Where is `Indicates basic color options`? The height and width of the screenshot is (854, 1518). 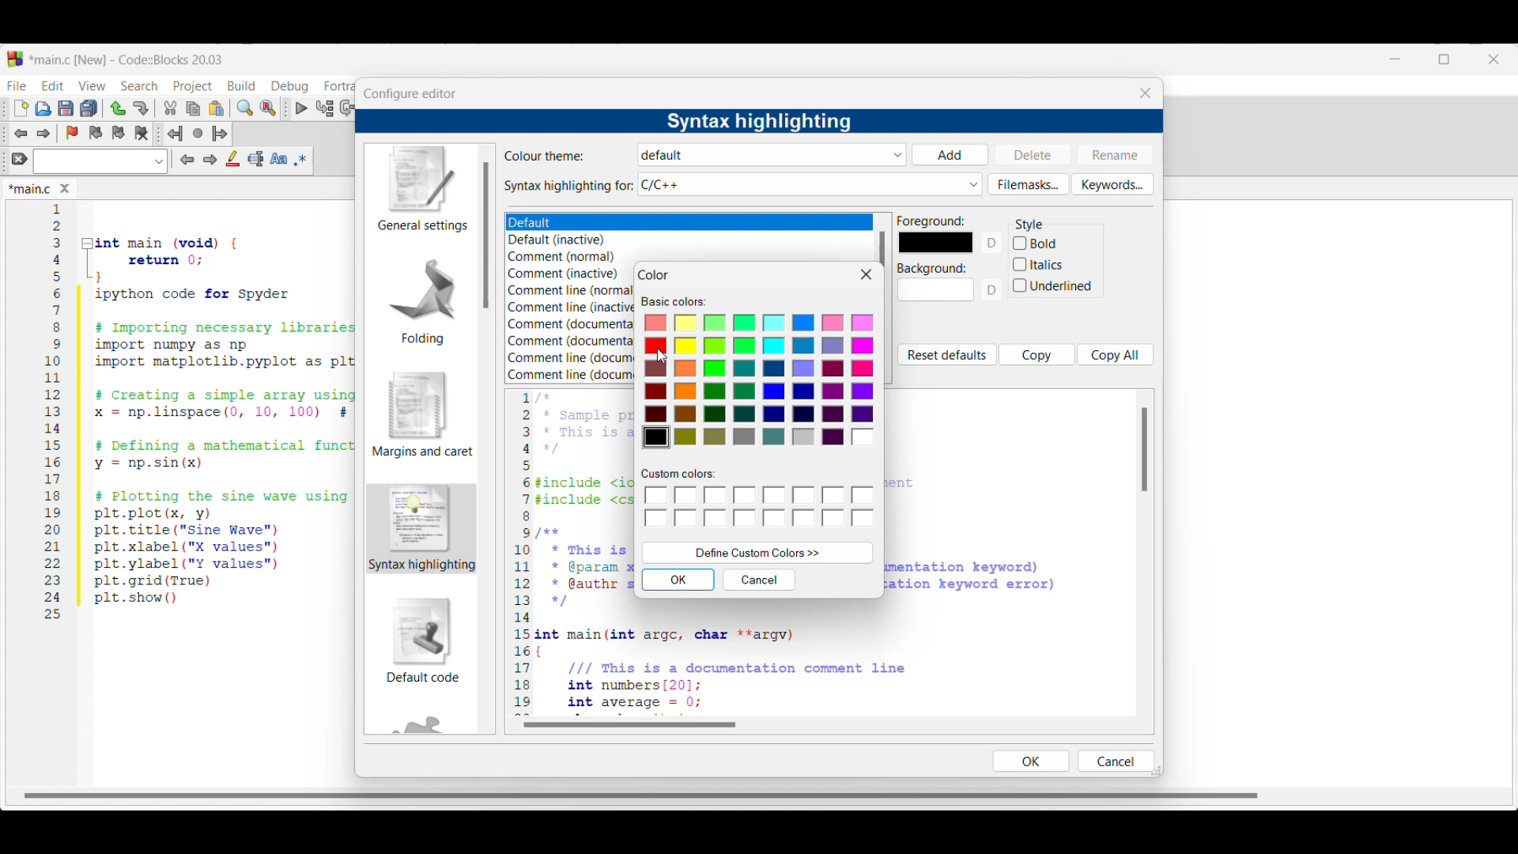
Indicates basic color options is located at coordinates (674, 302).